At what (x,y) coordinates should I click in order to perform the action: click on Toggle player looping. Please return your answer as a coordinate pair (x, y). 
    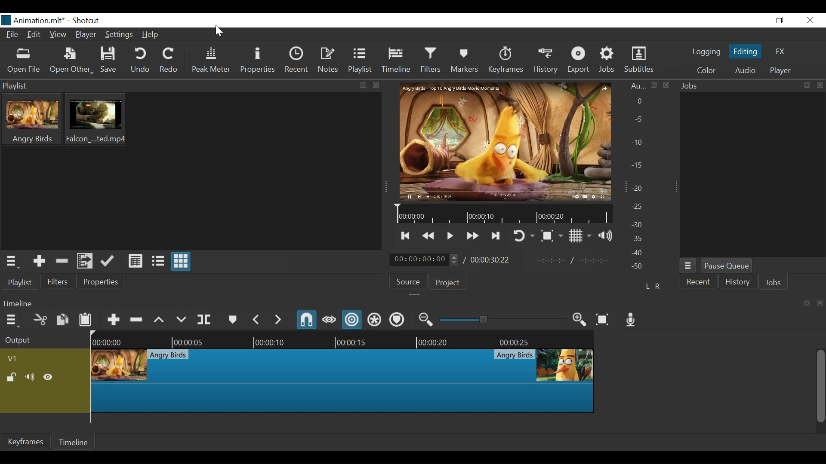
    Looking at the image, I should click on (523, 237).